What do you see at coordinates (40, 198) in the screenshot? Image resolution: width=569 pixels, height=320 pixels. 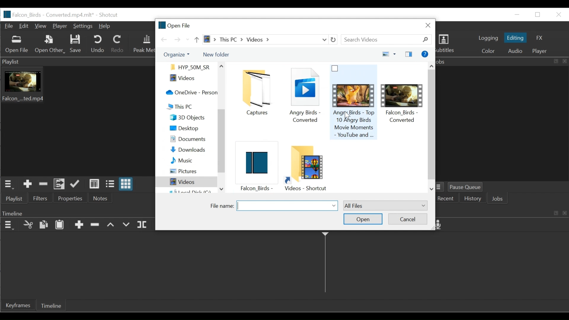 I see `Filters` at bounding box center [40, 198].